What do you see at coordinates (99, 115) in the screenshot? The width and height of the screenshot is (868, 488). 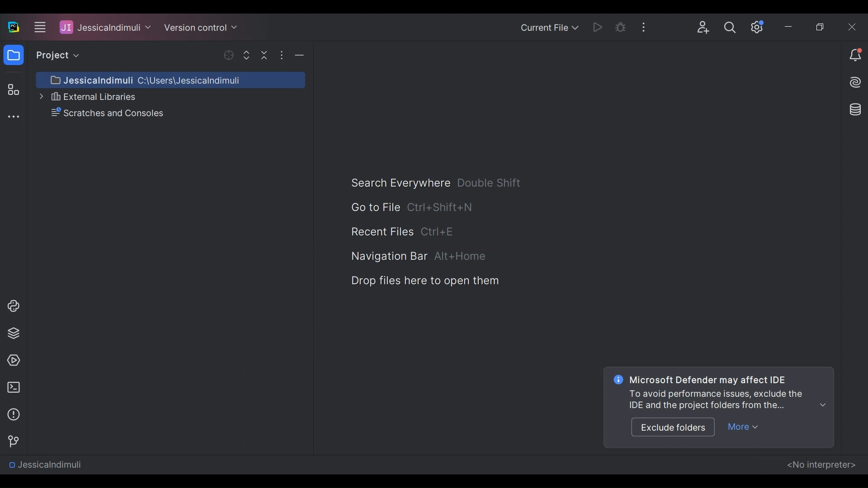 I see `Scratches and Console` at bounding box center [99, 115].